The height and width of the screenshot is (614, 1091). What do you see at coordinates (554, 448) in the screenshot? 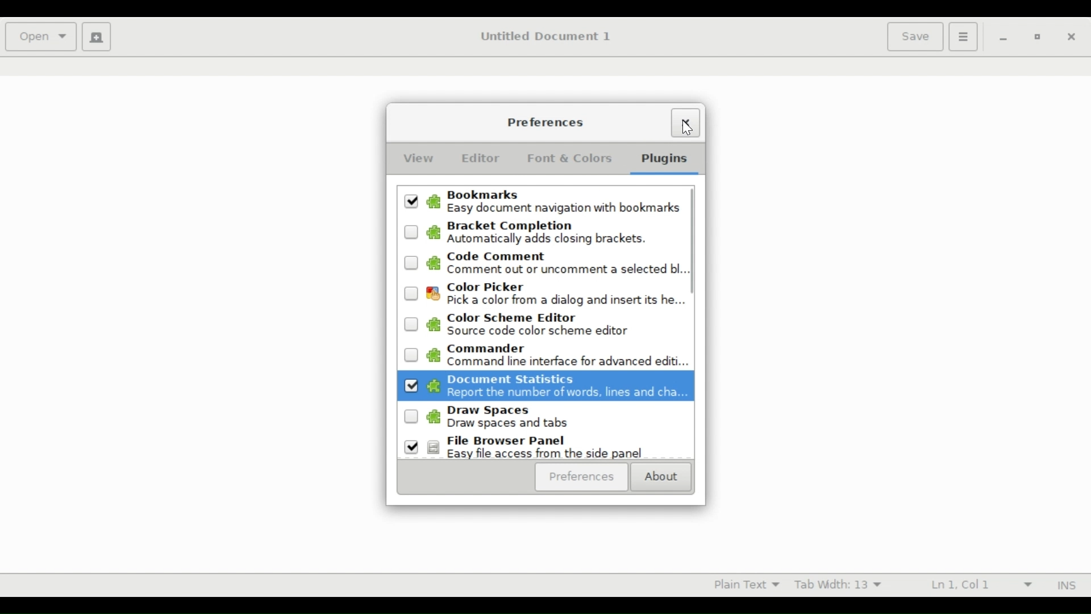
I see `(un)select File Browser Panel. Easy file access from side panel` at bounding box center [554, 448].